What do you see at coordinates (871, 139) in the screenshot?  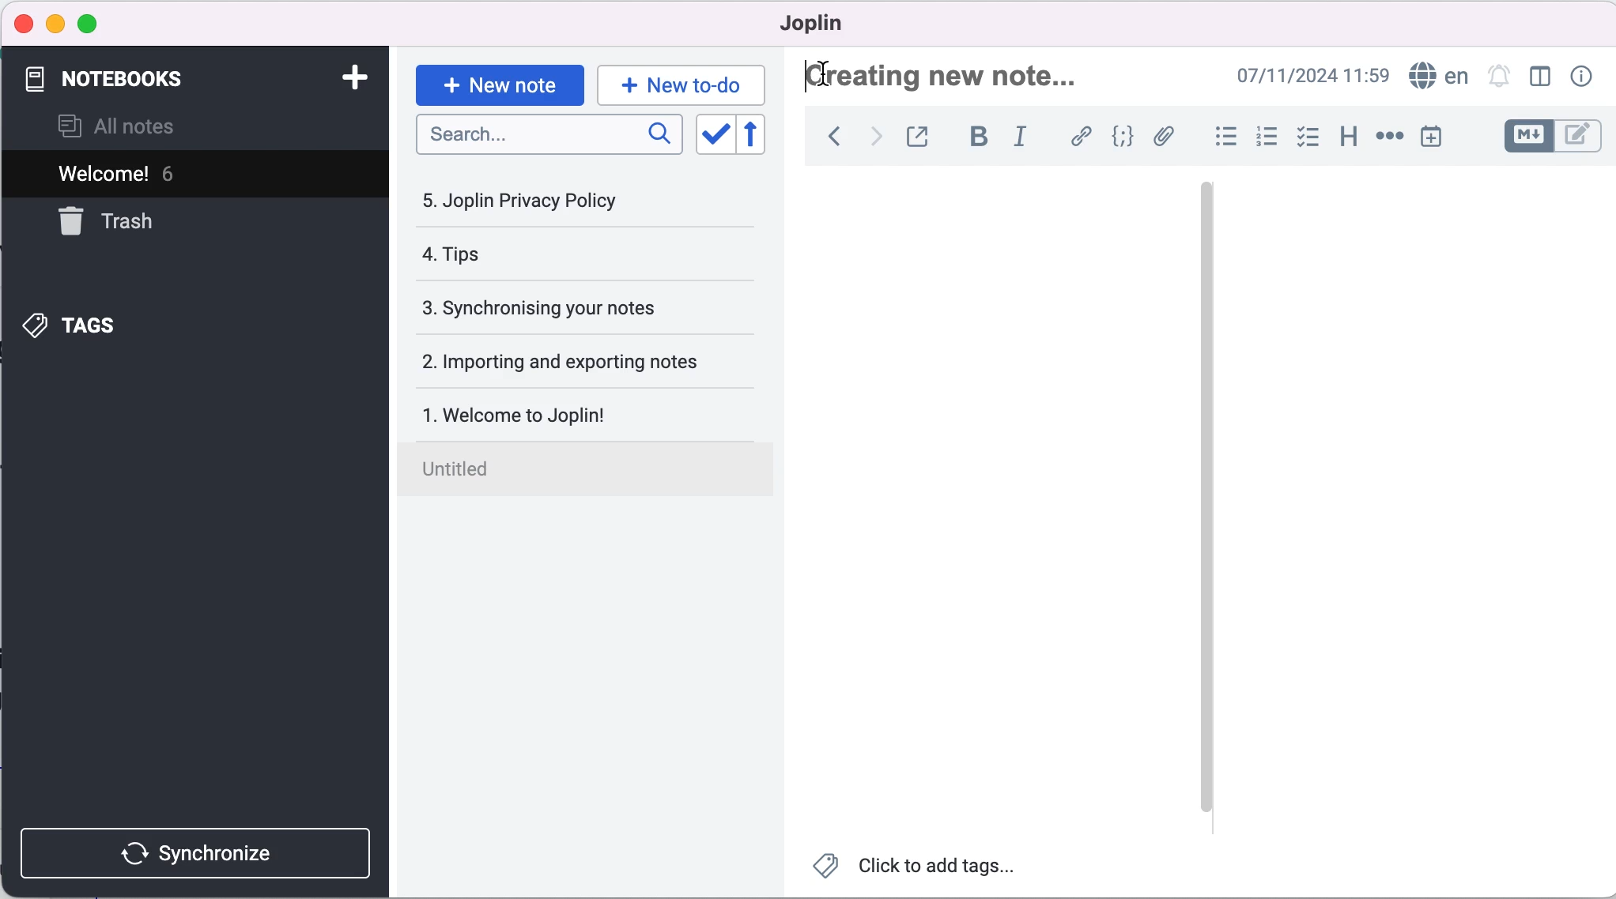 I see `forward` at bounding box center [871, 139].